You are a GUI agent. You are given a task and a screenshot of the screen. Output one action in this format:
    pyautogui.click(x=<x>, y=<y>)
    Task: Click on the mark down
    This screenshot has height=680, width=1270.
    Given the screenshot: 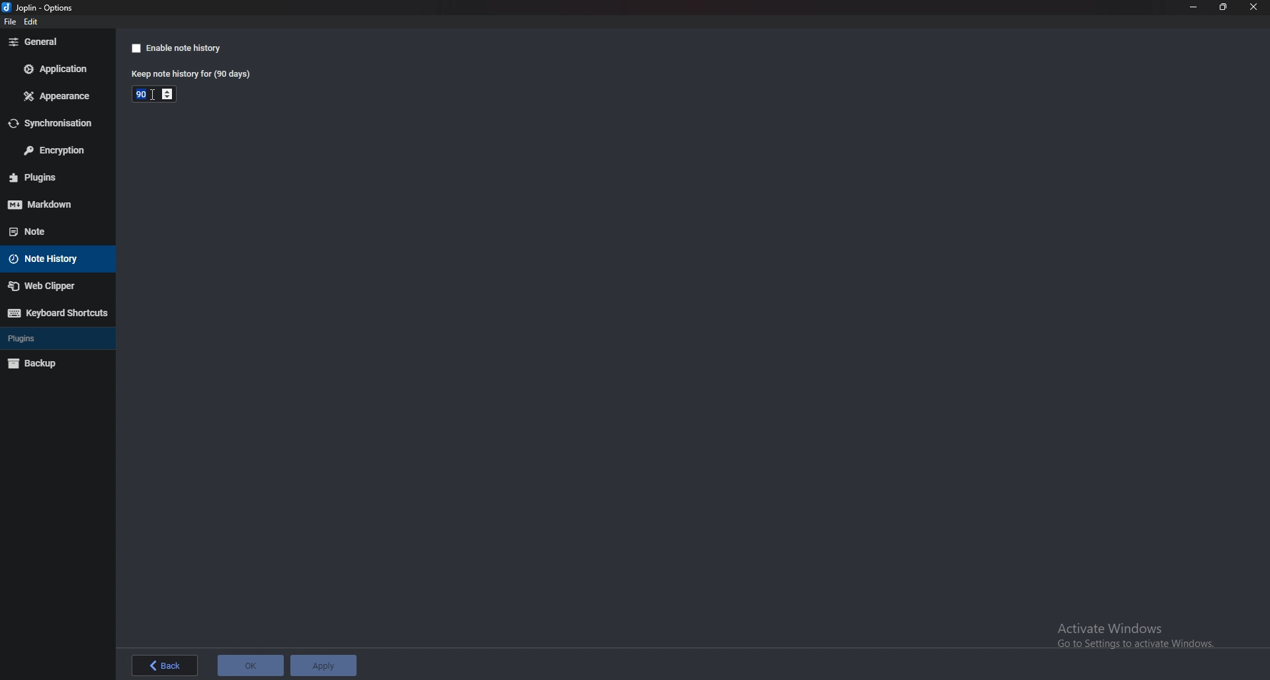 What is the action you would take?
    pyautogui.click(x=53, y=204)
    